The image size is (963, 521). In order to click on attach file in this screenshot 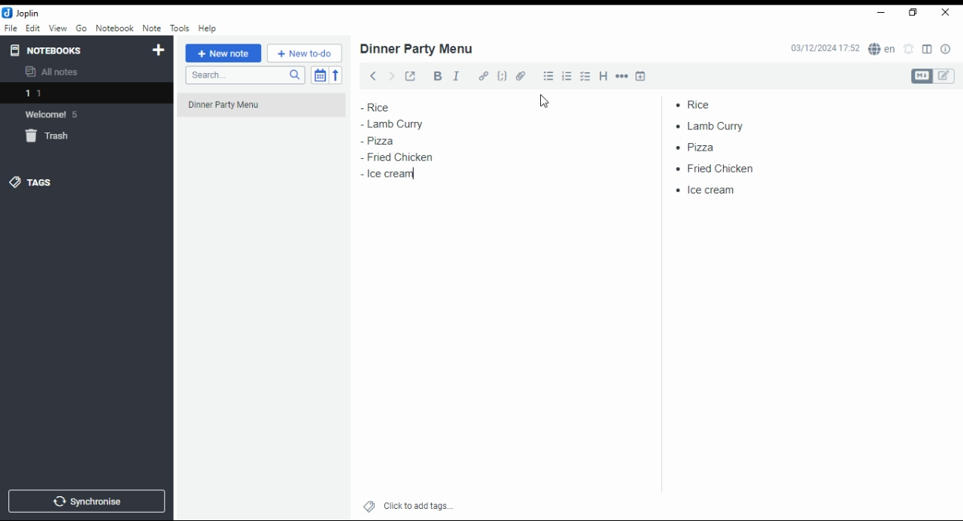, I will do `click(523, 75)`.